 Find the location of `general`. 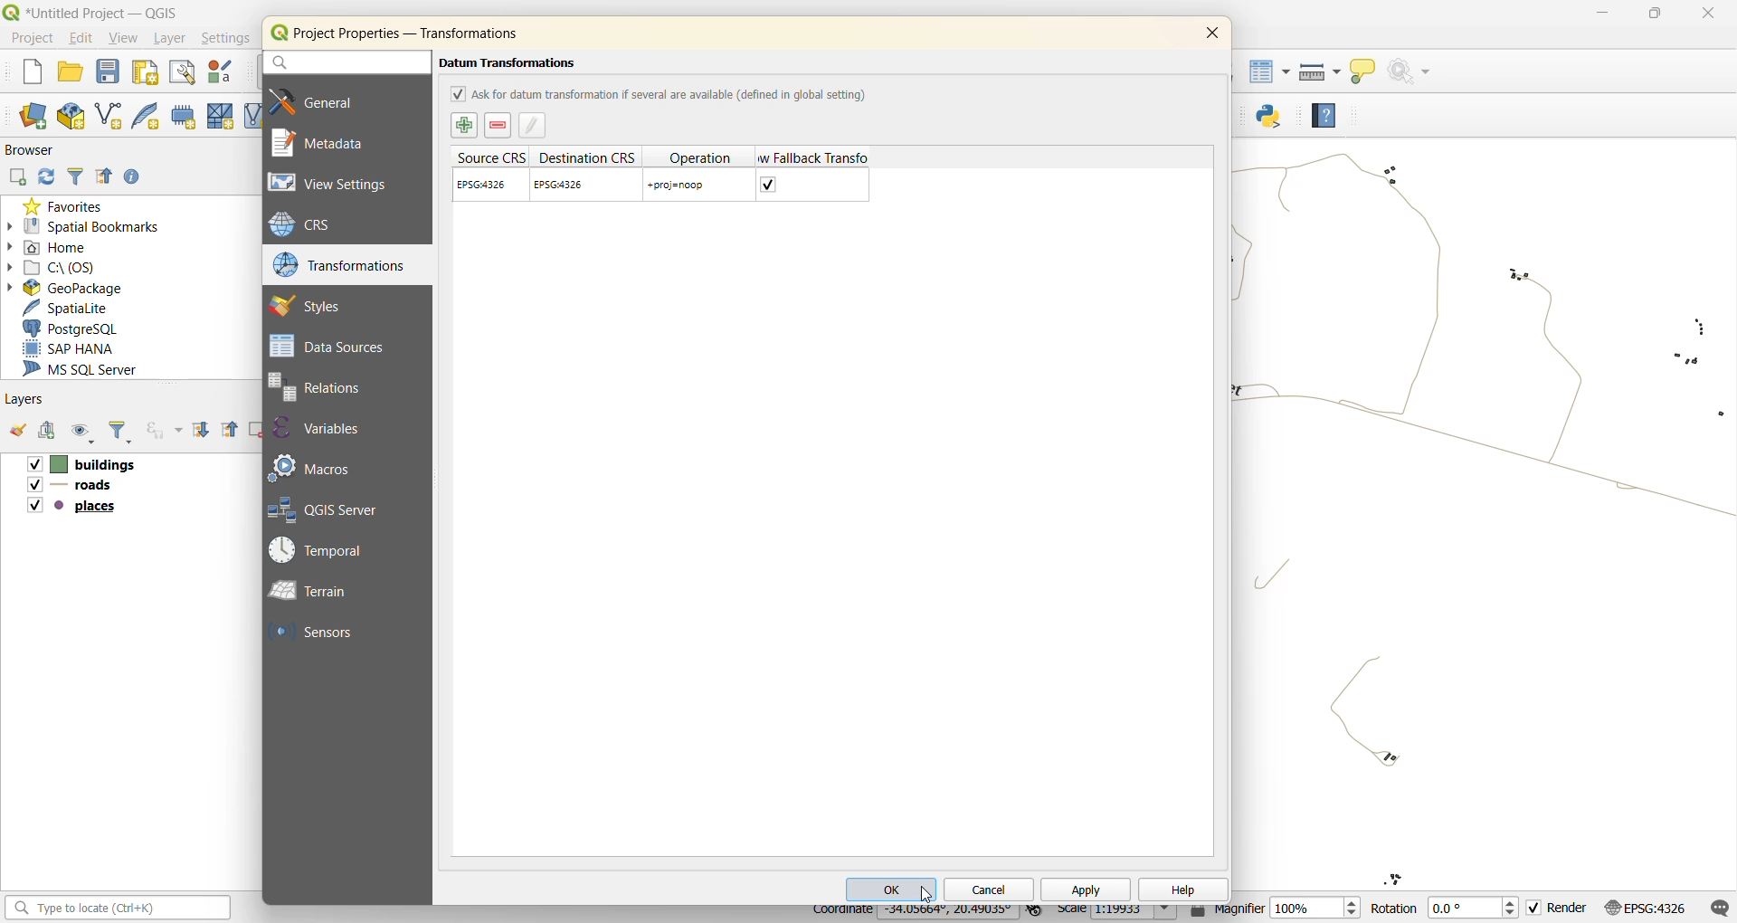

general is located at coordinates (329, 100).